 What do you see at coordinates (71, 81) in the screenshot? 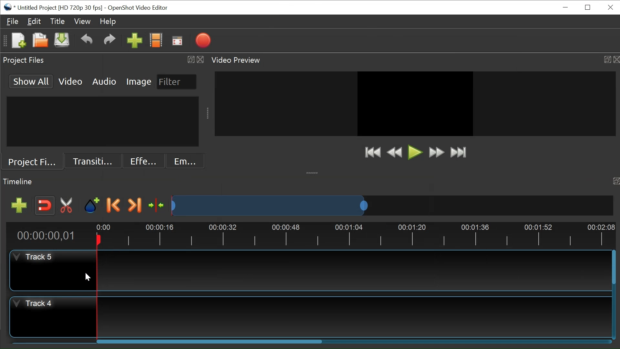
I see `Video` at bounding box center [71, 81].